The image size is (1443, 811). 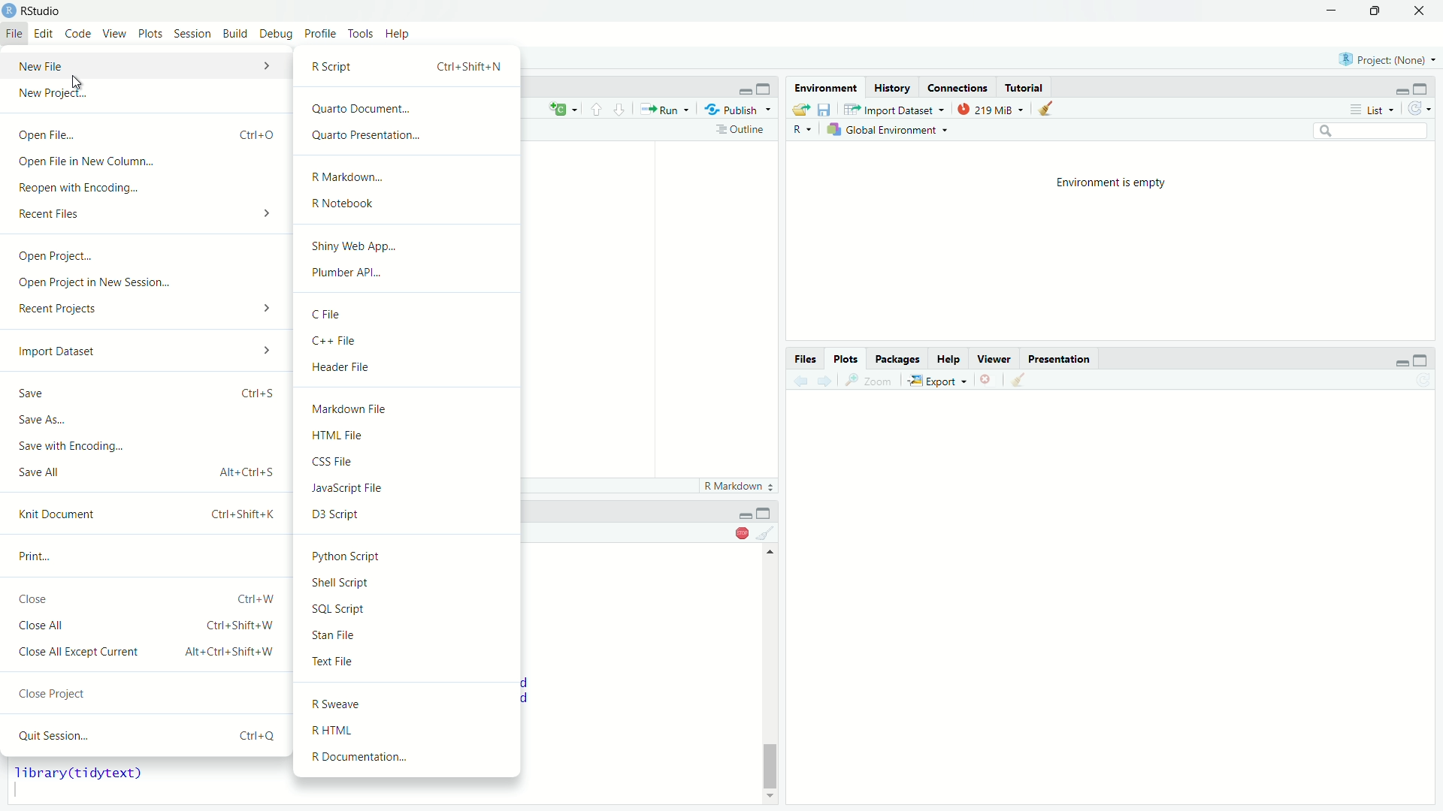 What do you see at coordinates (989, 381) in the screenshot?
I see `remove the current plot` at bounding box center [989, 381].